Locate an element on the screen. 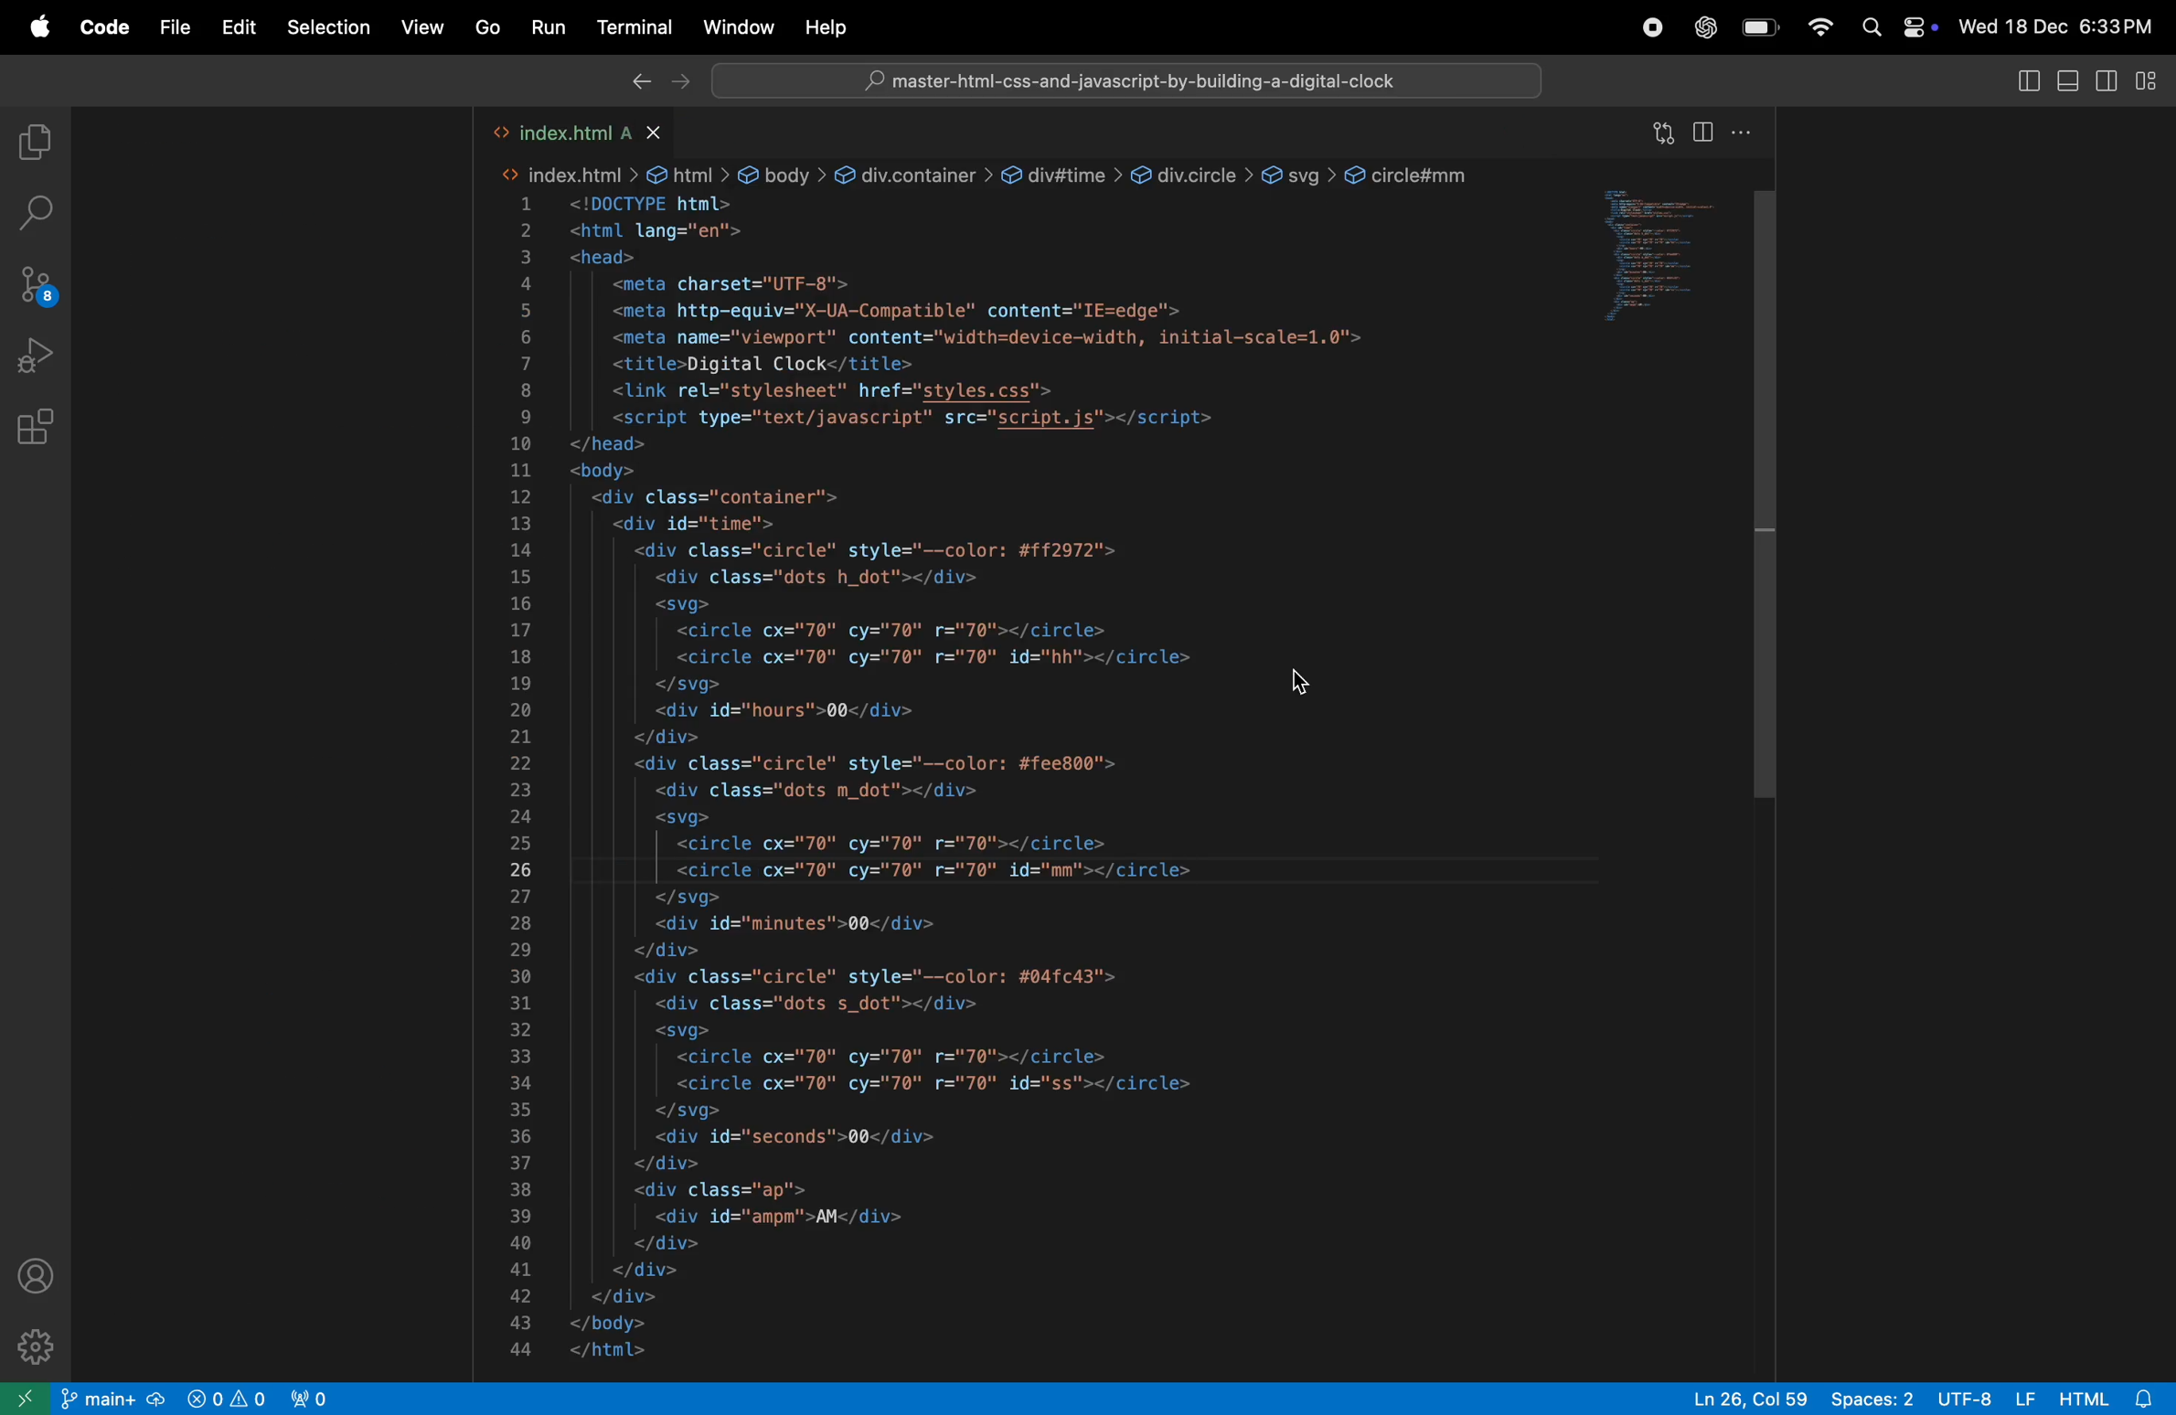 This screenshot has height=1415, width=2176. open remote window is located at coordinates (28, 1398).